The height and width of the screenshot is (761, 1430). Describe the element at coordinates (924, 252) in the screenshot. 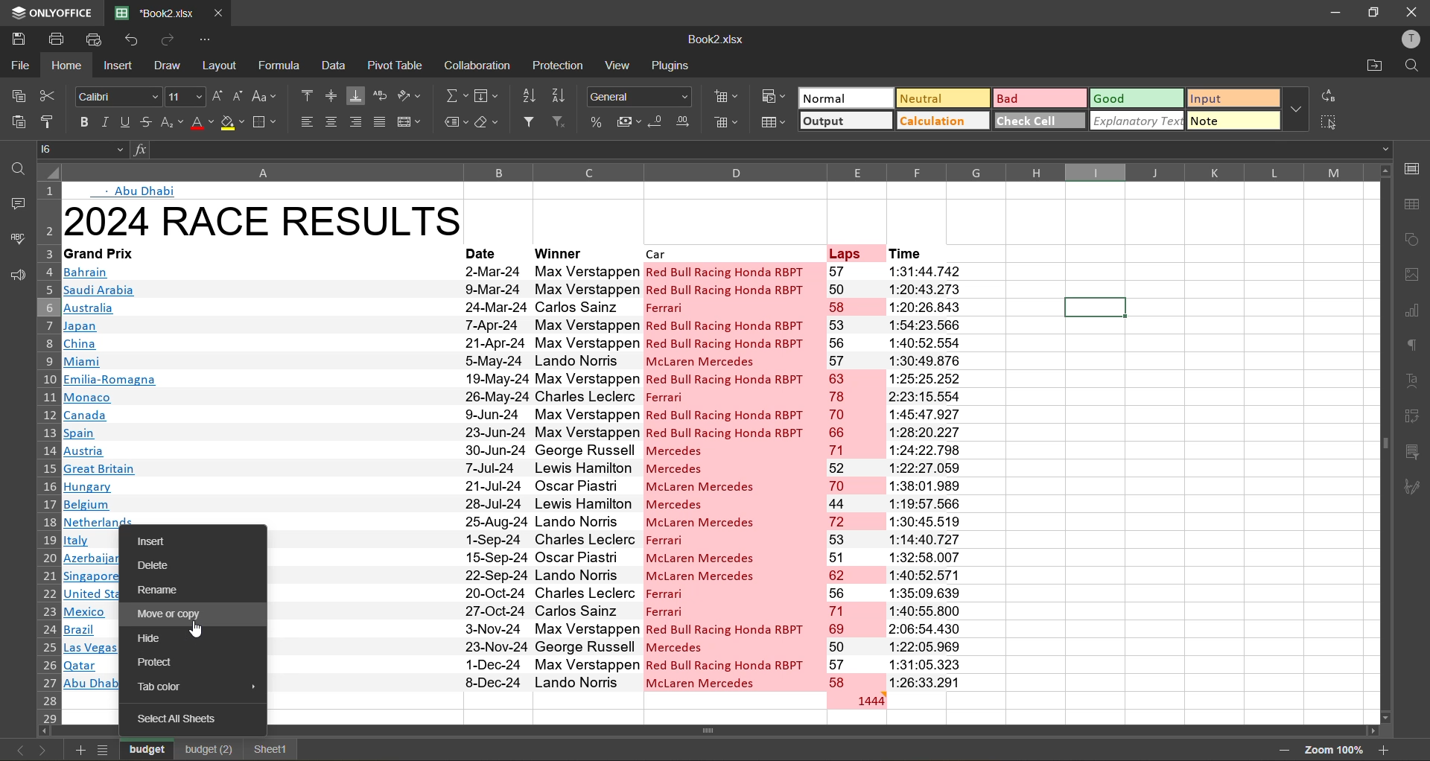

I see `time` at that location.